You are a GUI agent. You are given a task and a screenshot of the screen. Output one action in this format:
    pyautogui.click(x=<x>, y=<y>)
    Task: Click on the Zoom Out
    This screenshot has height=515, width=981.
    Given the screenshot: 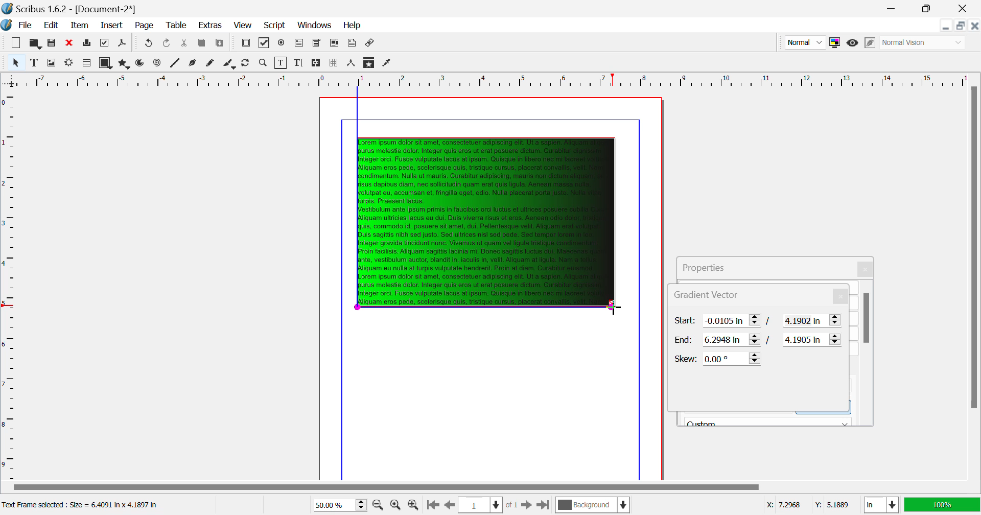 What is the action you would take?
    pyautogui.click(x=379, y=504)
    